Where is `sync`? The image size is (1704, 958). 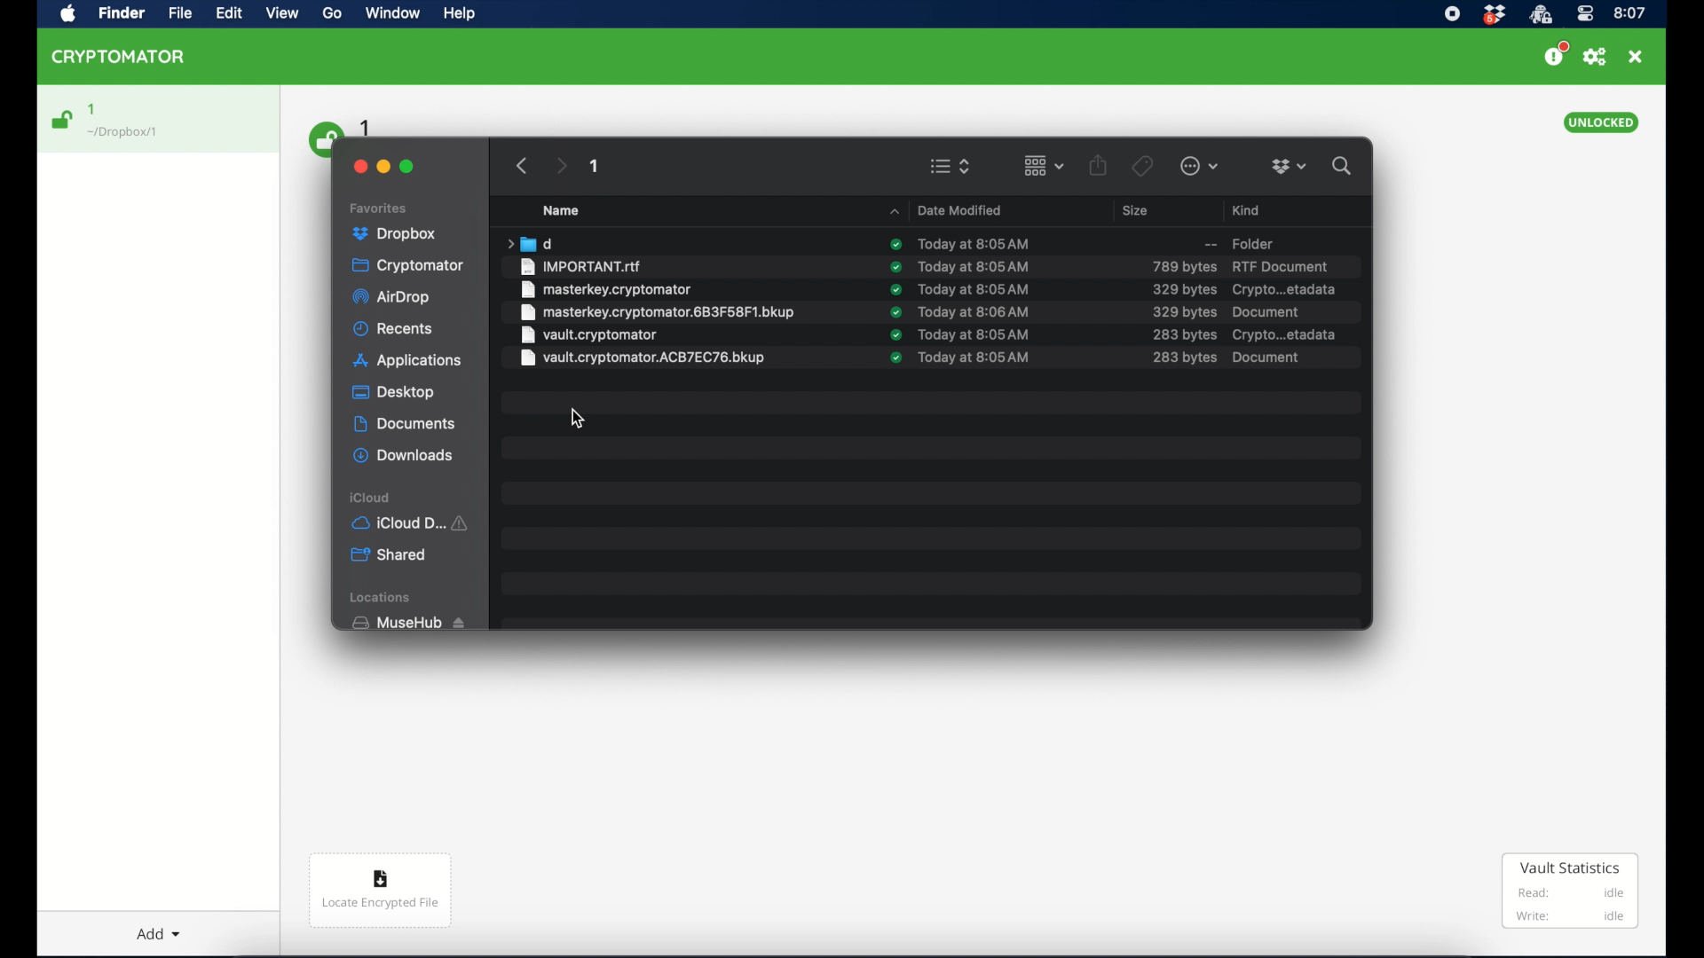 sync is located at coordinates (895, 334).